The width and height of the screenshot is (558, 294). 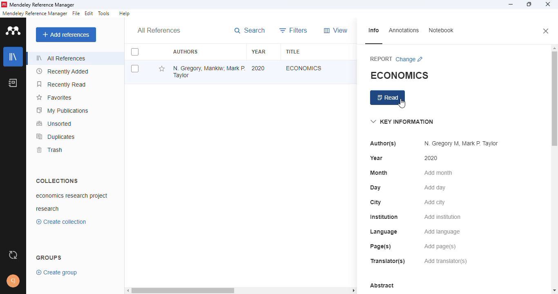 I want to click on read, so click(x=388, y=98).